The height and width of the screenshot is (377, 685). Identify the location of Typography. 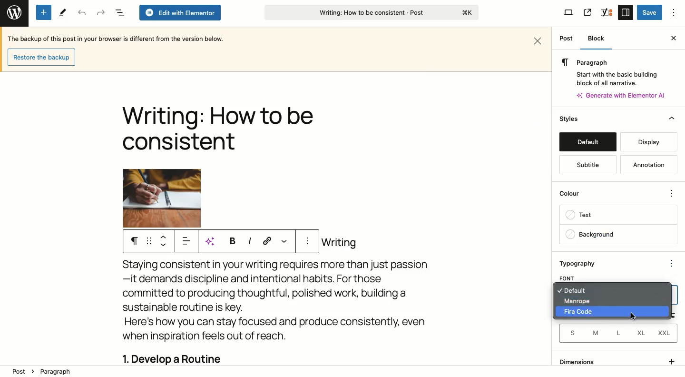
(583, 263).